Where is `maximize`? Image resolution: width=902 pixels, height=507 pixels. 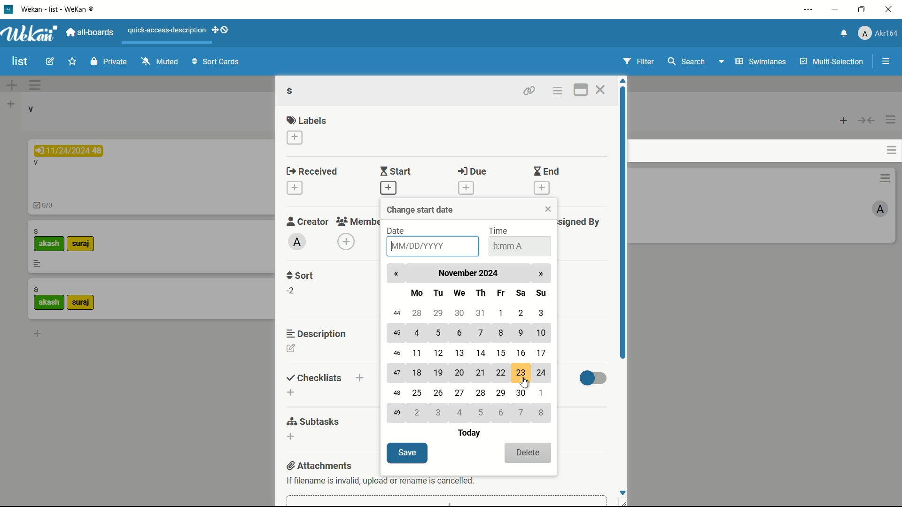 maximize is located at coordinates (862, 10).